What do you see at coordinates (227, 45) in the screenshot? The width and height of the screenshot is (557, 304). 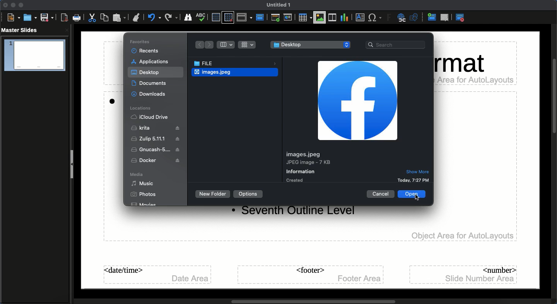 I see `Column` at bounding box center [227, 45].